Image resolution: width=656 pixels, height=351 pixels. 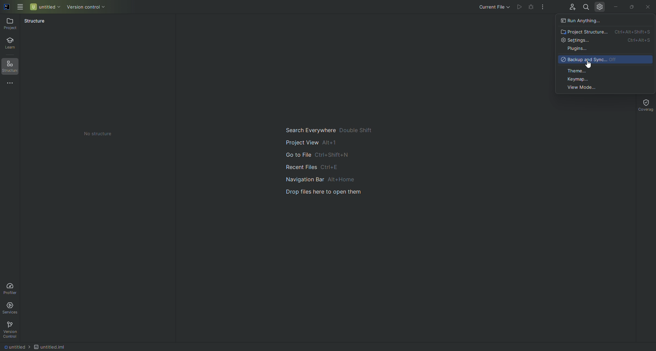 I want to click on Minimize, so click(x=615, y=6).